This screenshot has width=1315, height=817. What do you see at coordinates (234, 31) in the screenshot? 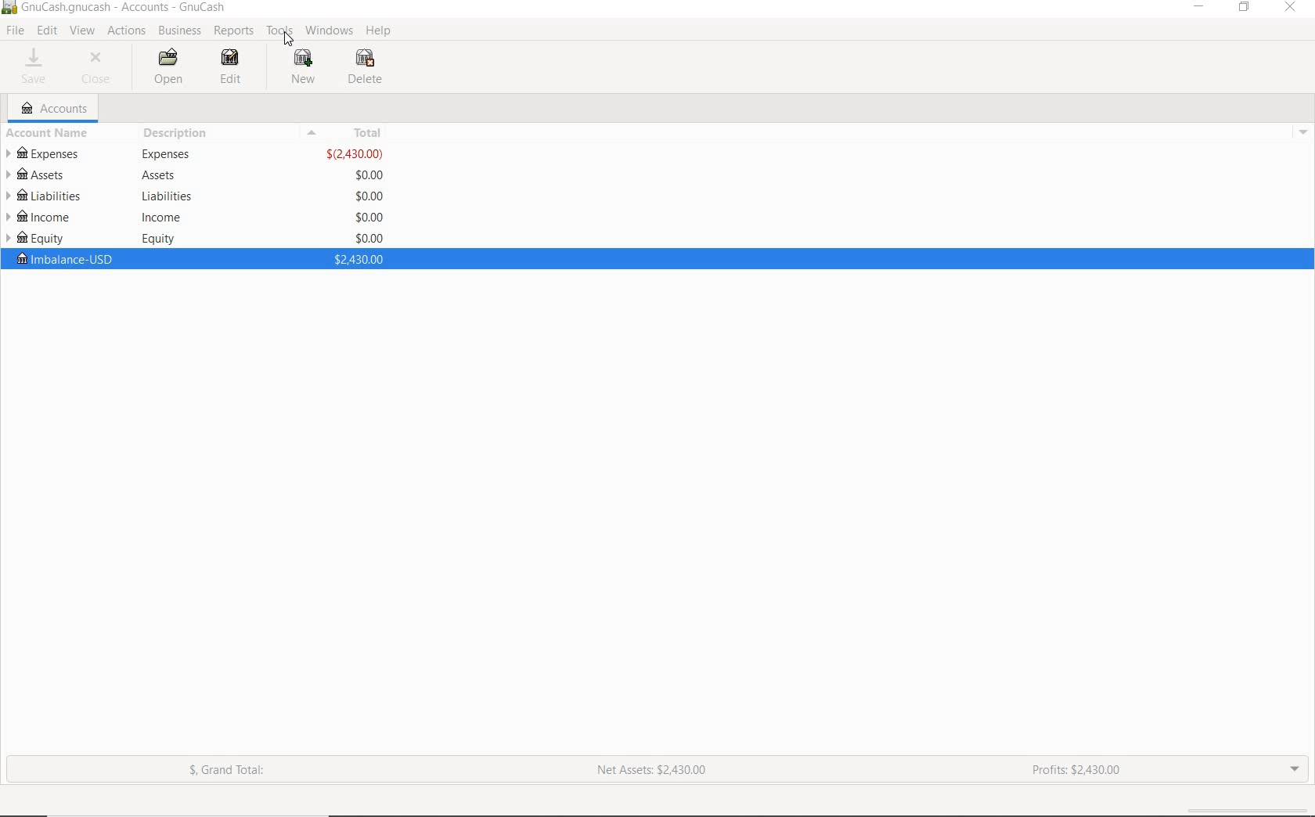
I see `REPORTS` at bounding box center [234, 31].